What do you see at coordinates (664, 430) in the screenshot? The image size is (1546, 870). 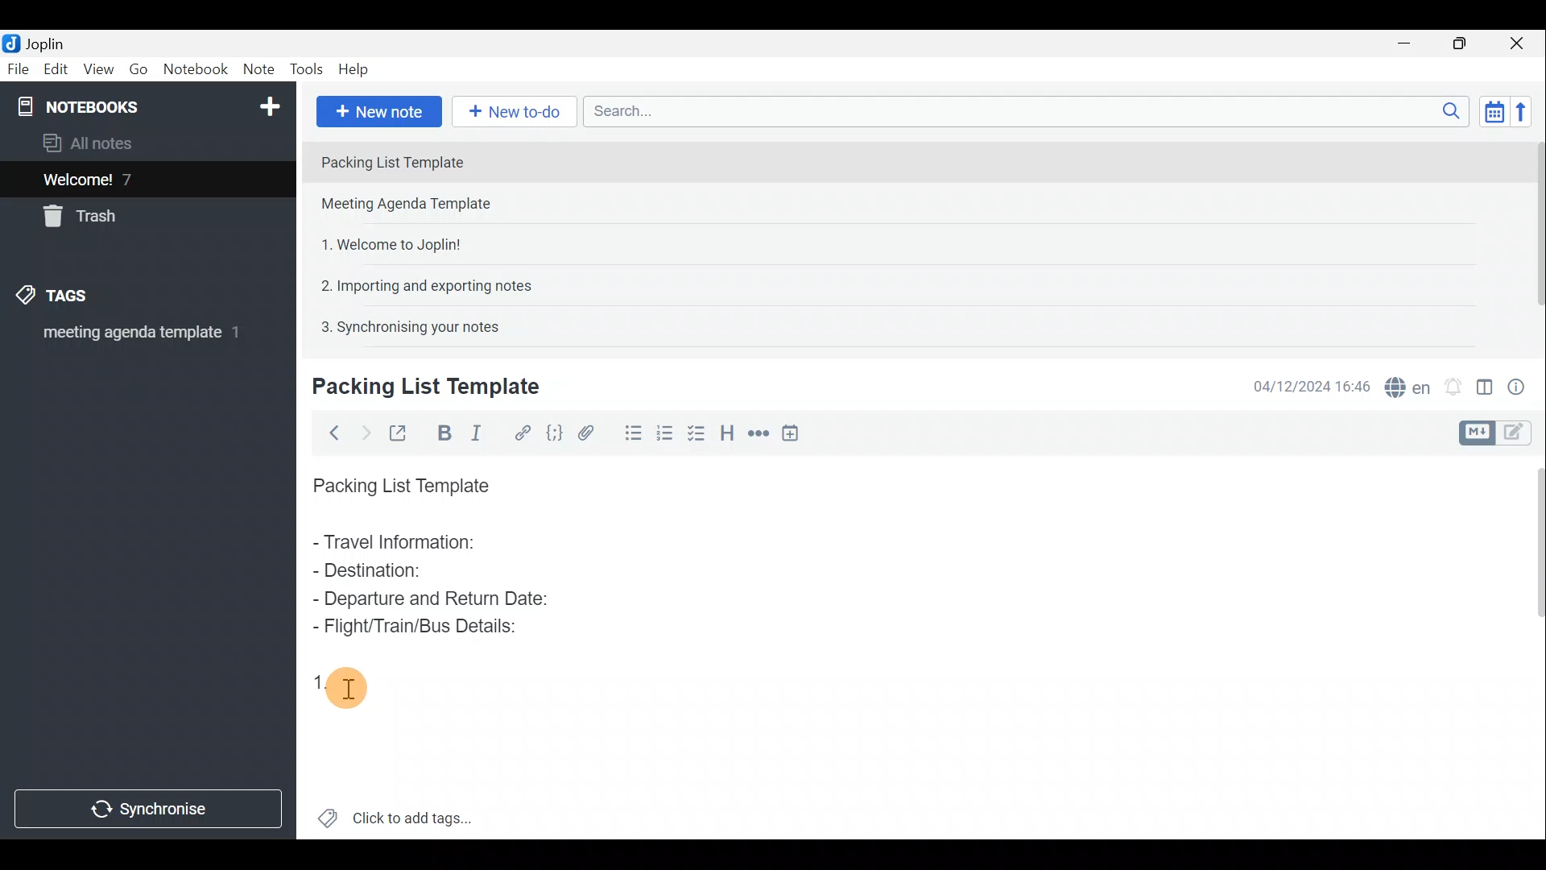 I see `Checkbox` at bounding box center [664, 430].